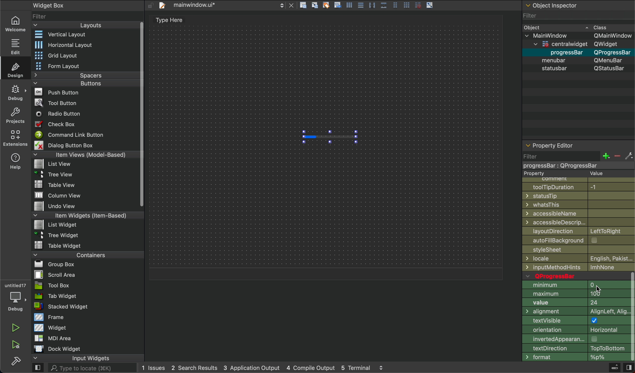  I want to click on layoutDirection, so click(579, 231).